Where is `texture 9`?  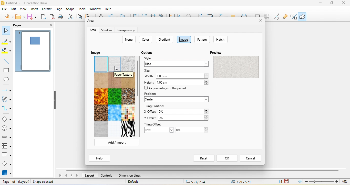
texture 9 is located at coordinates (129, 96).